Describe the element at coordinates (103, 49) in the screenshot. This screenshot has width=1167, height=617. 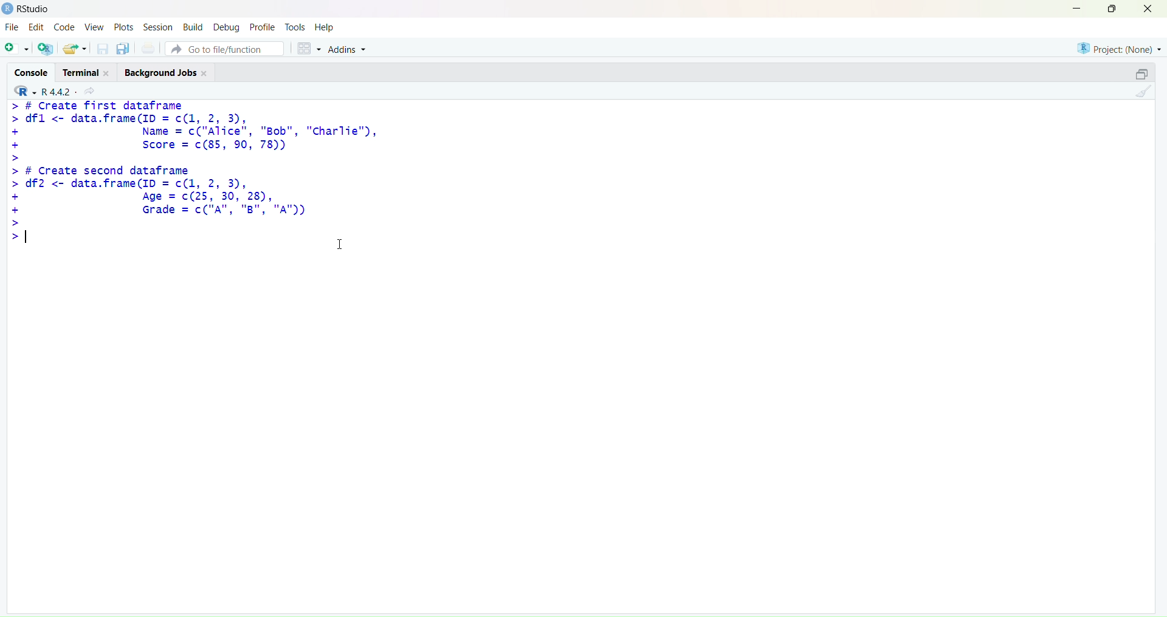
I see `save current document` at that location.